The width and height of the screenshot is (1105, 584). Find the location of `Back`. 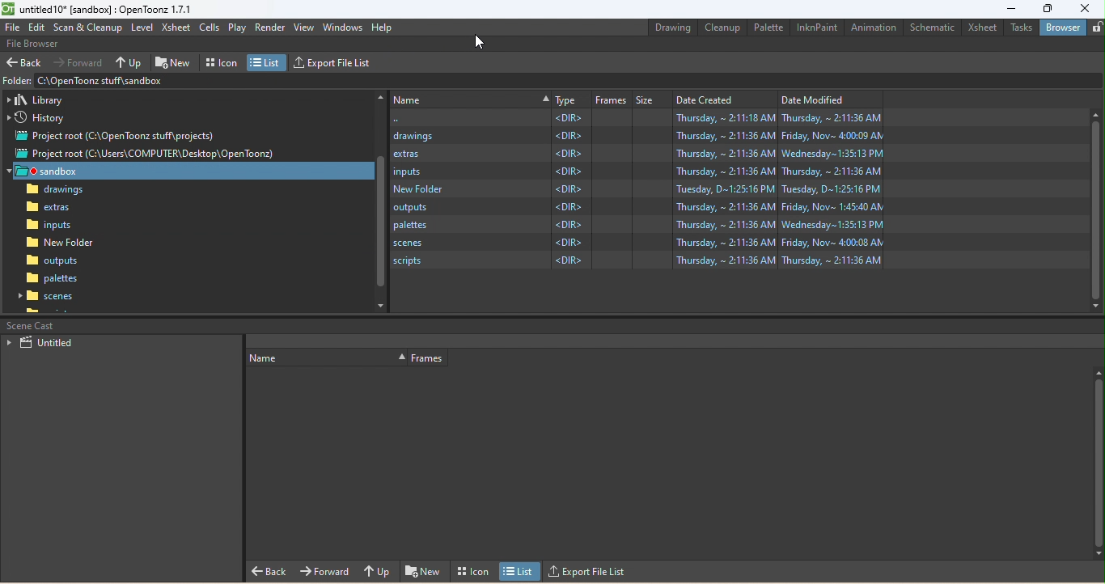

Back is located at coordinates (269, 571).